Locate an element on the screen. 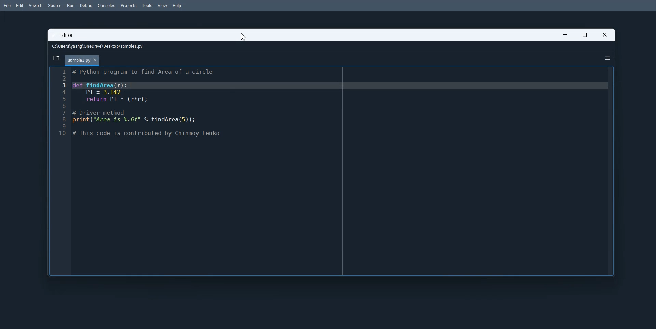 This screenshot has height=329, width=656. Current File tab is located at coordinates (82, 60).